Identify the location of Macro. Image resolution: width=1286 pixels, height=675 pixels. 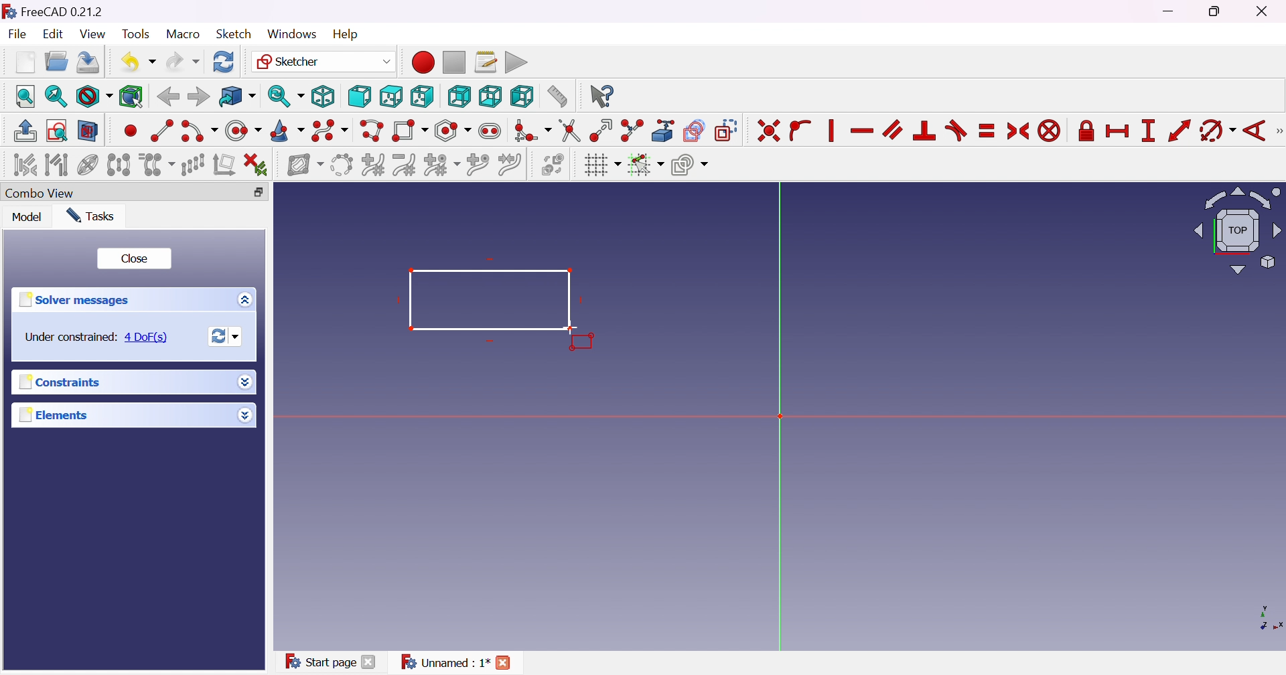
(182, 34).